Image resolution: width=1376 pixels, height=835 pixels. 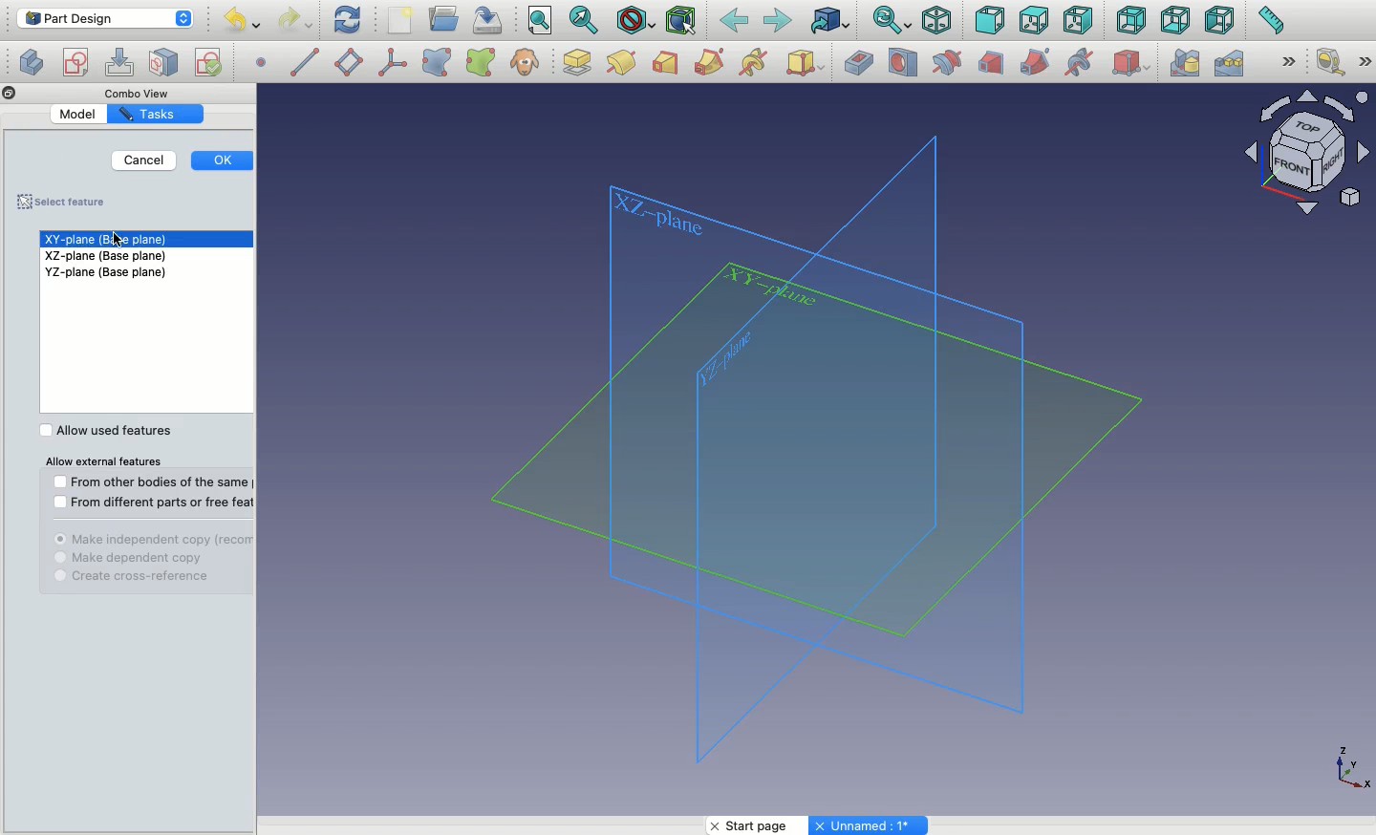 I want to click on New, so click(x=404, y=22).